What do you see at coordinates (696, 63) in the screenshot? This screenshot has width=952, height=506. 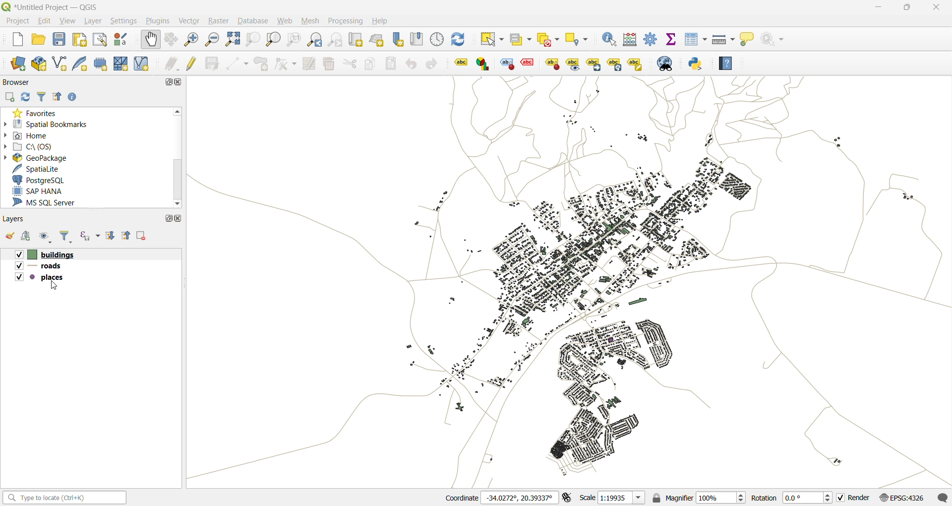 I see `python` at bounding box center [696, 63].